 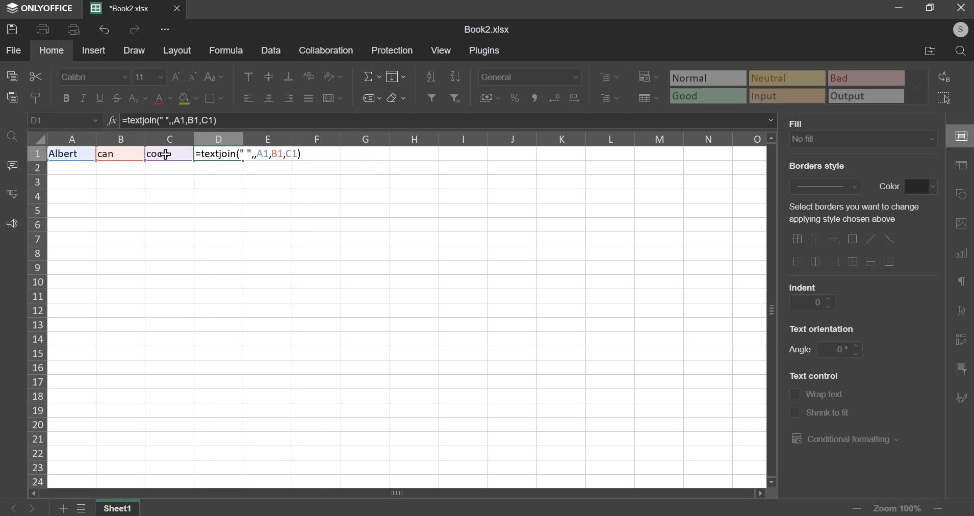 I want to click on text control, so click(x=794, y=403).